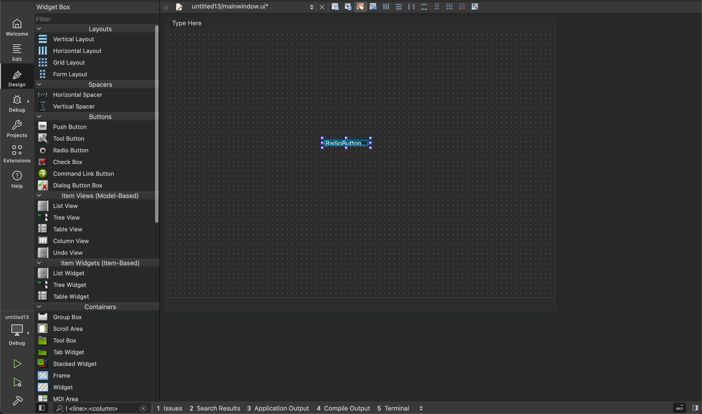 The height and width of the screenshot is (414, 702). What do you see at coordinates (97, 252) in the screenshot?
I see `undo view` at bounding box center [97, 252].